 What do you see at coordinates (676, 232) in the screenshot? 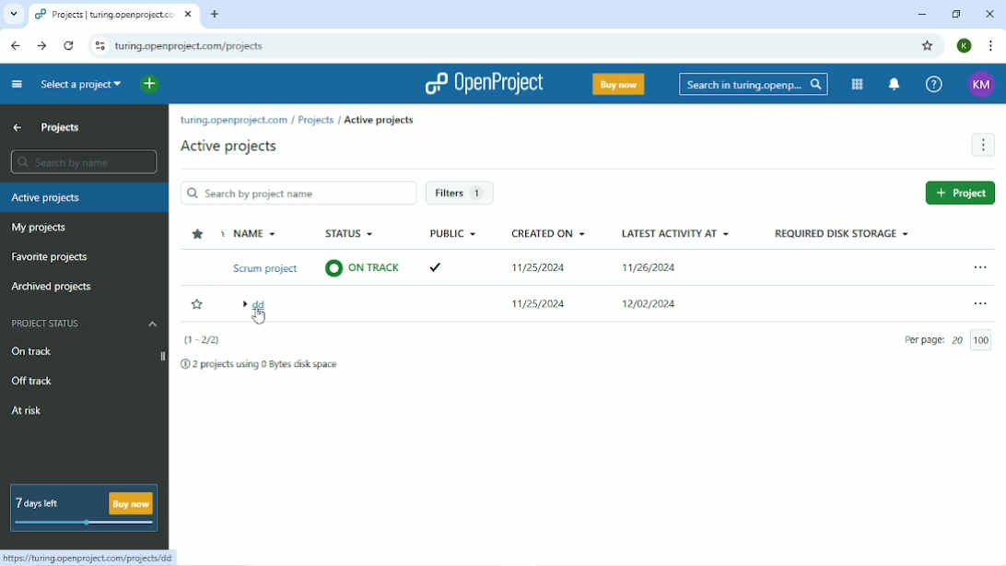
I see `Latest activity at` at bounding box center [676, 232].